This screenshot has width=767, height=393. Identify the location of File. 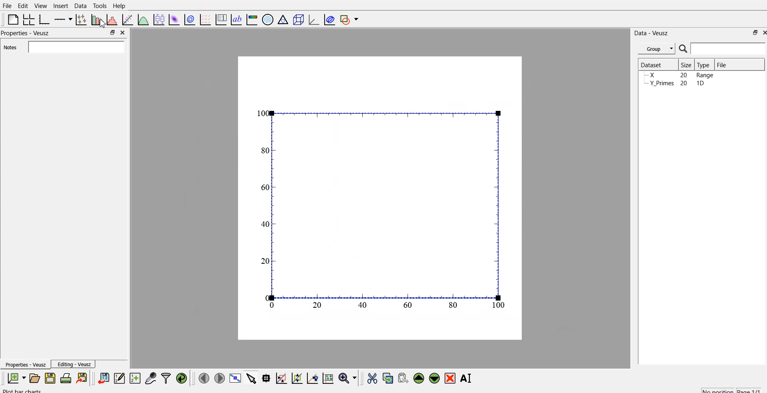
(721, 64).